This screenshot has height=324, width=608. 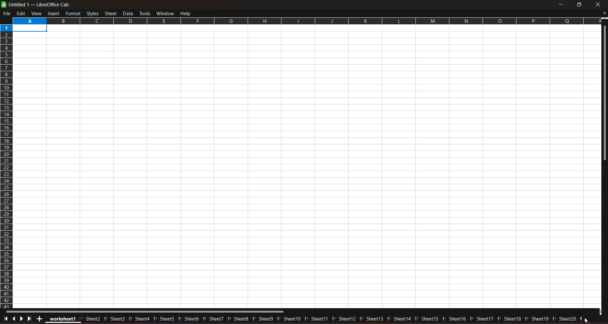 I want to click on view, so click(x=37, y=13).